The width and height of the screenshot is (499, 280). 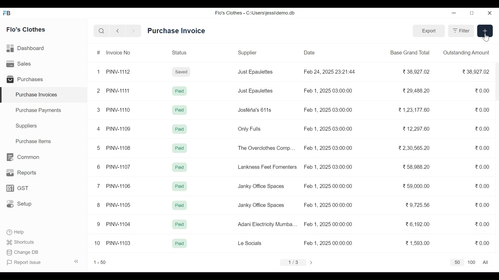 I want to click on Feb 1, 2025 03:00:00, so click(x=329, y=109).